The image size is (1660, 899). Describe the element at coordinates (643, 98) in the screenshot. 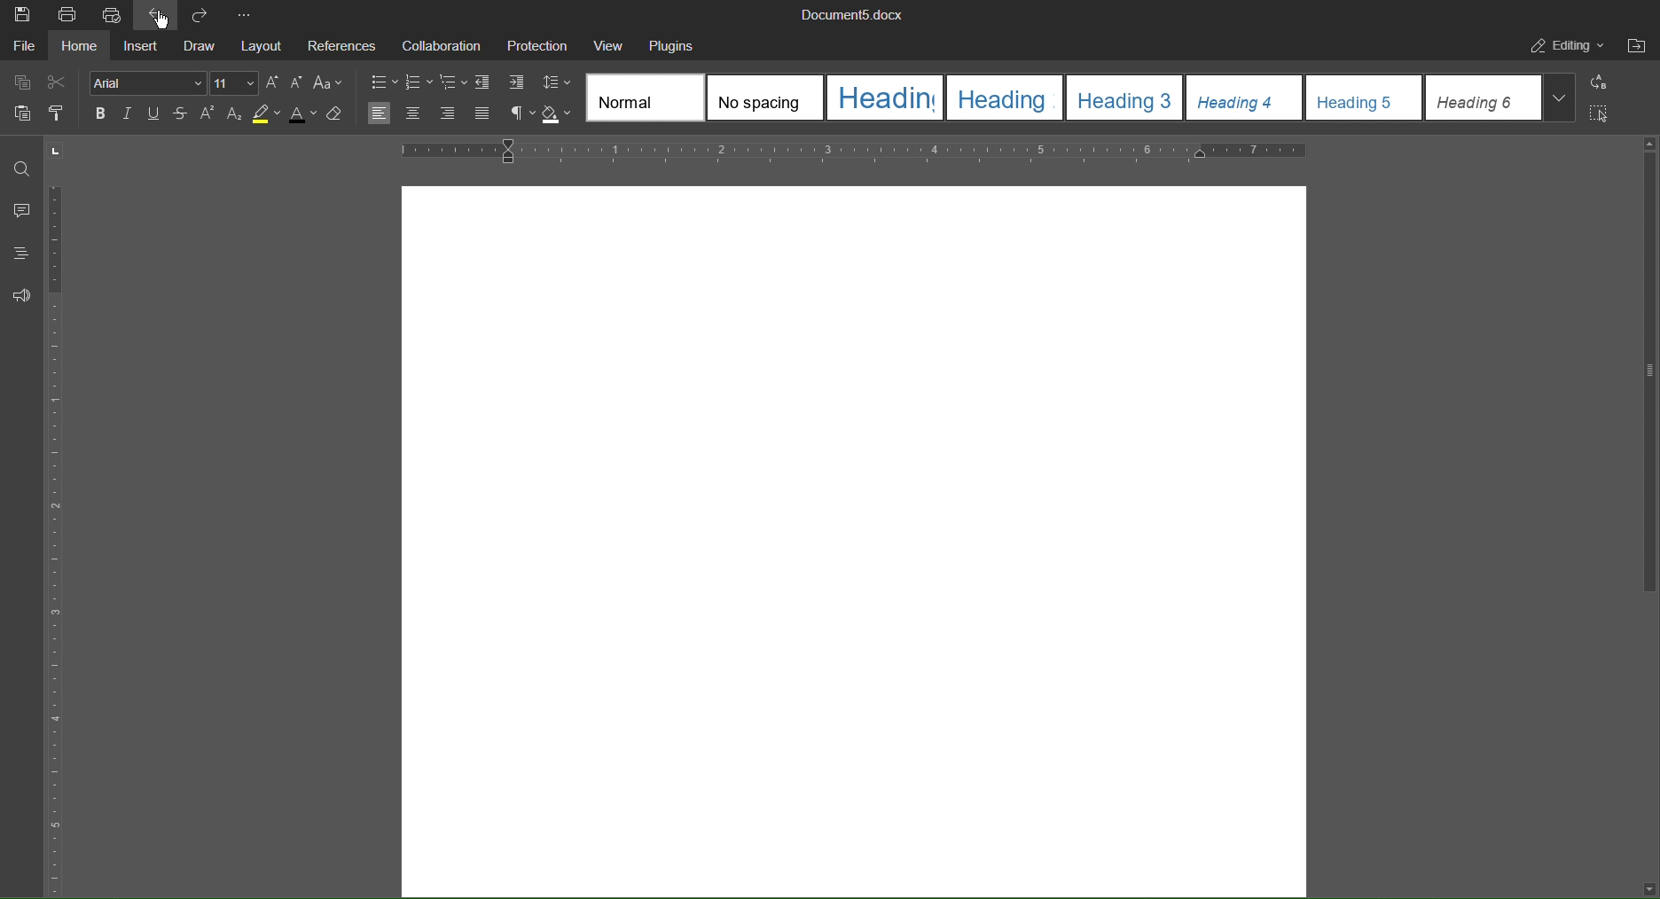

I see `template` at that location.